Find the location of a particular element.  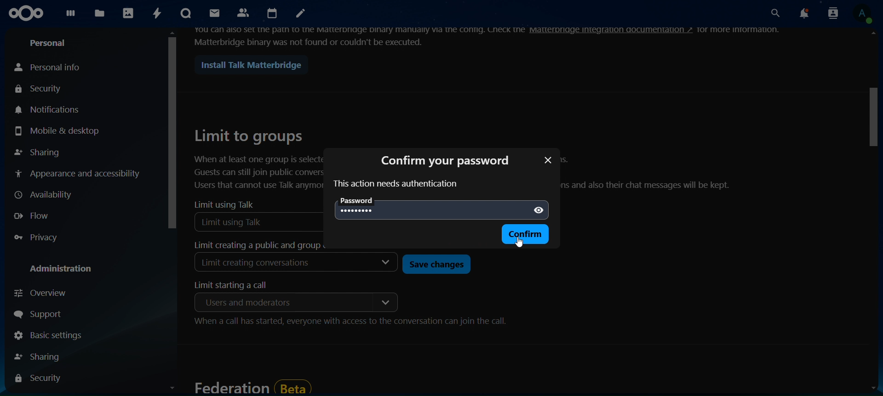

search contacts is located at coordinates (830, 13).